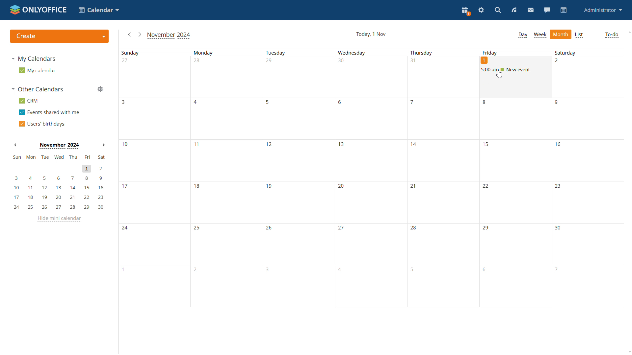 This screenshot has height=355, width=632. What do you see at coordinates (49, 113) in the screenshot?
I see `events shared with me` at bounding box center [49, 113].